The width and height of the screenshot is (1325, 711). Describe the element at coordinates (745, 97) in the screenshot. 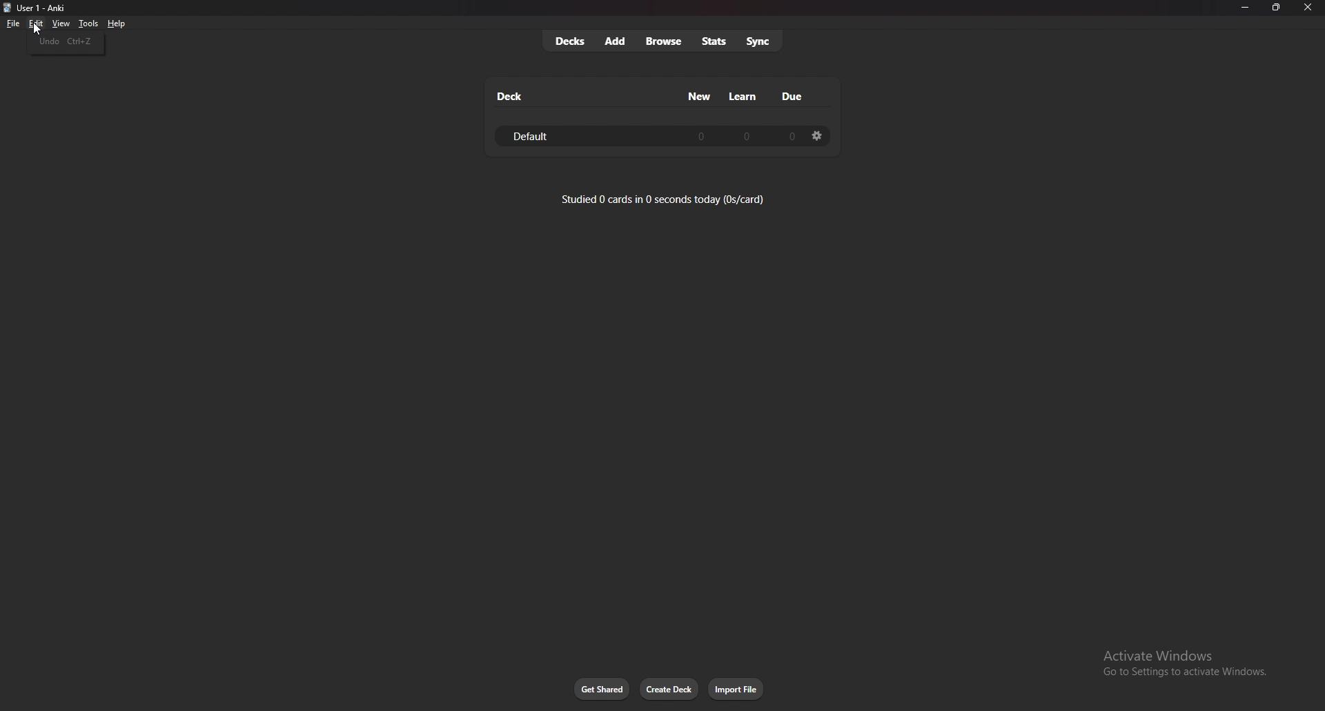

I see `learn` at that location.